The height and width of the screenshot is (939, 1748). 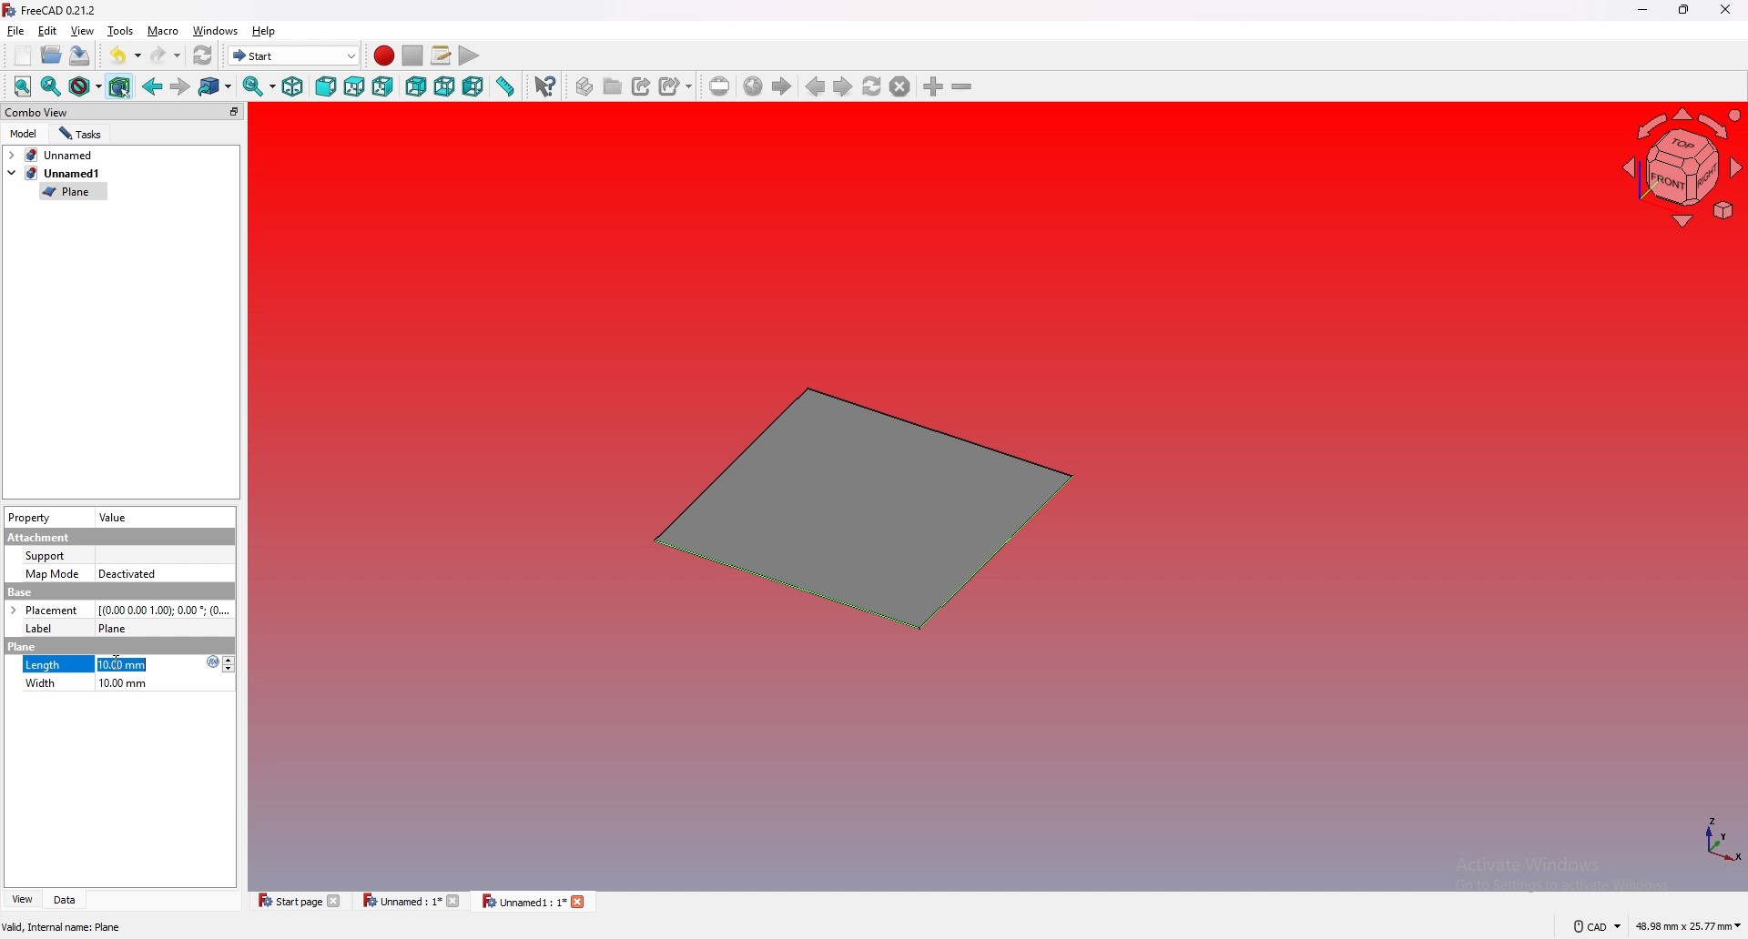 I want to click on draw style, so click(x=86, y=86).